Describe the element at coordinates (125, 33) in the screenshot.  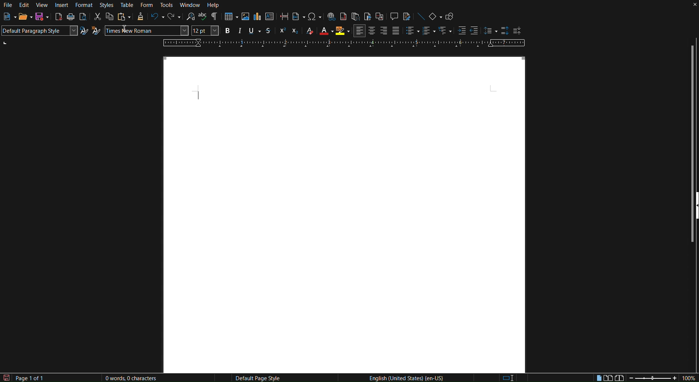
I see `Cursor` at that location.